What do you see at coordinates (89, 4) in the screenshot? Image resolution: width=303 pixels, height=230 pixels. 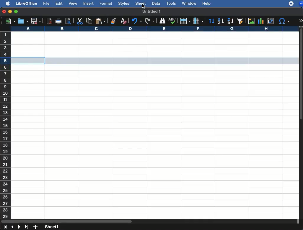 I see `insert` at bounding box center [89, 4].